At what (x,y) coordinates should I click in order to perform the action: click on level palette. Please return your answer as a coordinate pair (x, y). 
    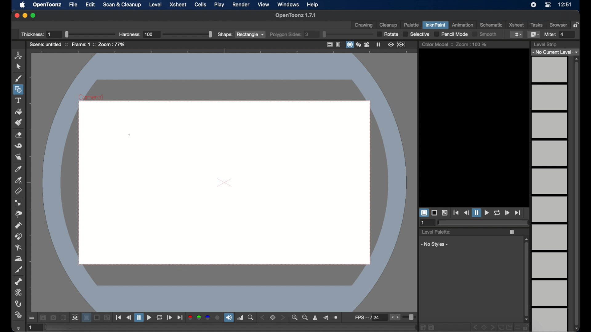
    Looking at the image, I should click on (436, 231).